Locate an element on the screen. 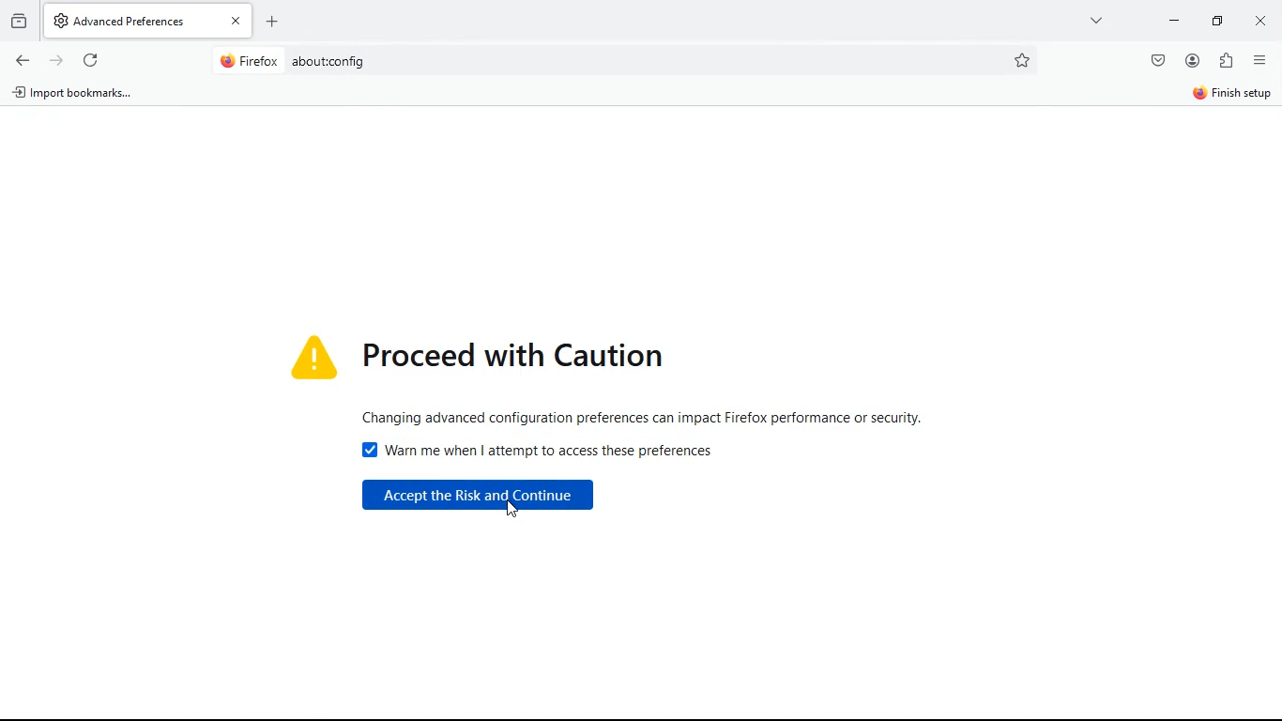  about:config is located at coordinates (327, 61).